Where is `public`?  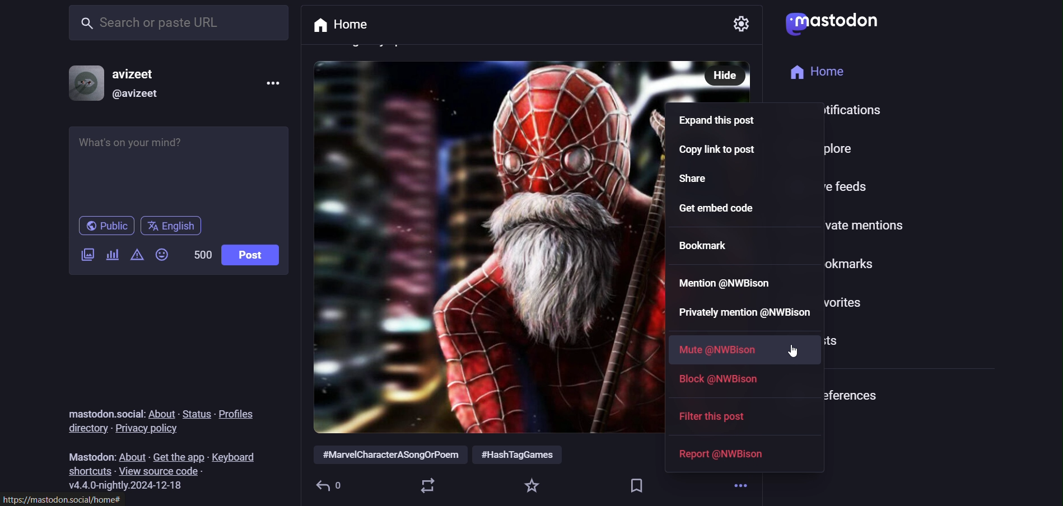 public is located at coordinates (107, 226).